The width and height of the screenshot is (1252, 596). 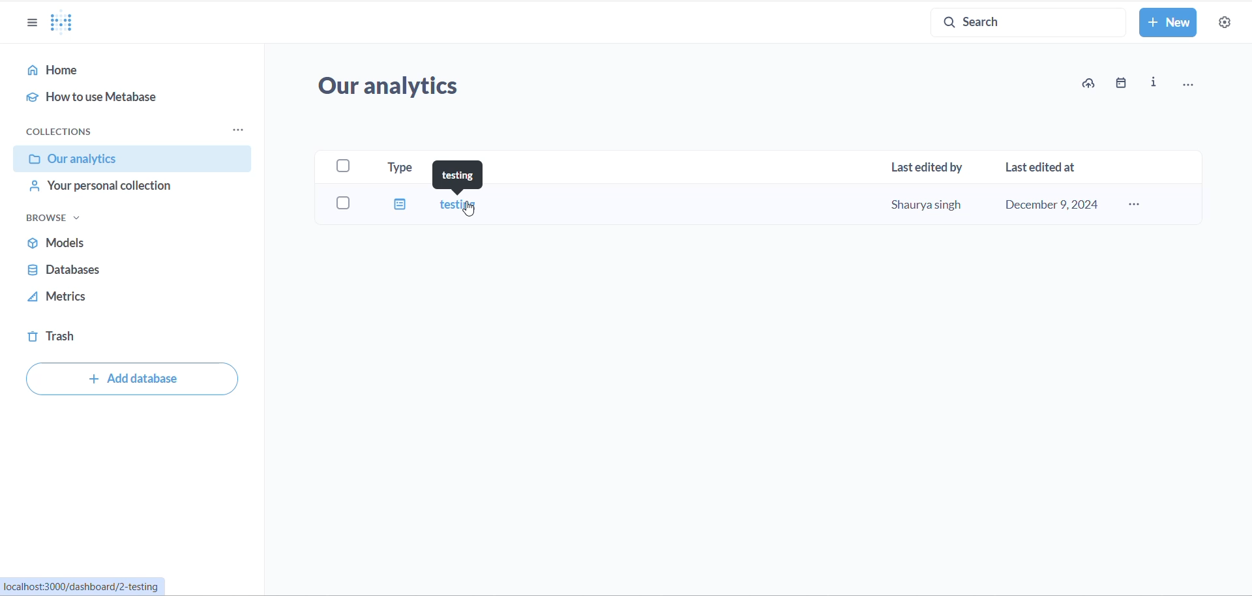 What do you see at coordinates (455, 204) in the screenshot?
I see `testing dashboard` at bounding box center [455, 204].